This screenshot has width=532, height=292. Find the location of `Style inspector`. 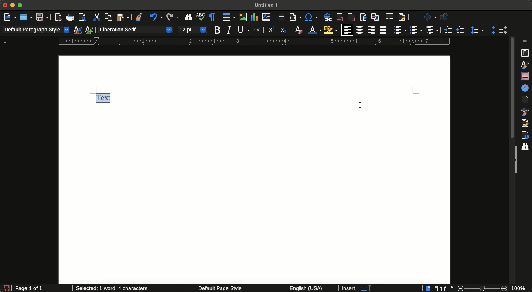

Style inspector is located at coordinates (526, 112).